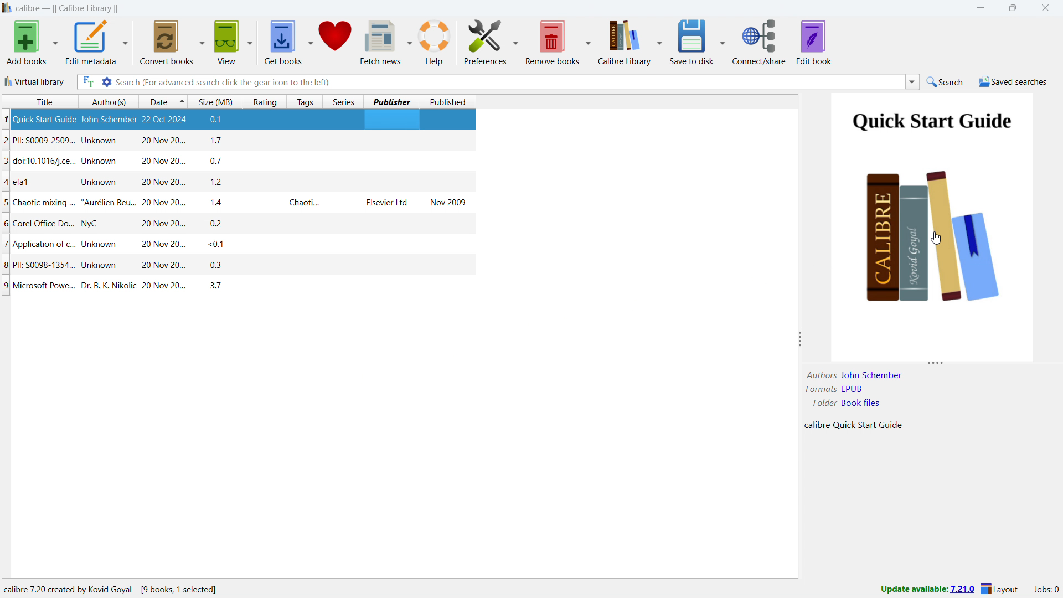 This screenshot has height=598, width=1063. I want to click on series, so click(344, 101).